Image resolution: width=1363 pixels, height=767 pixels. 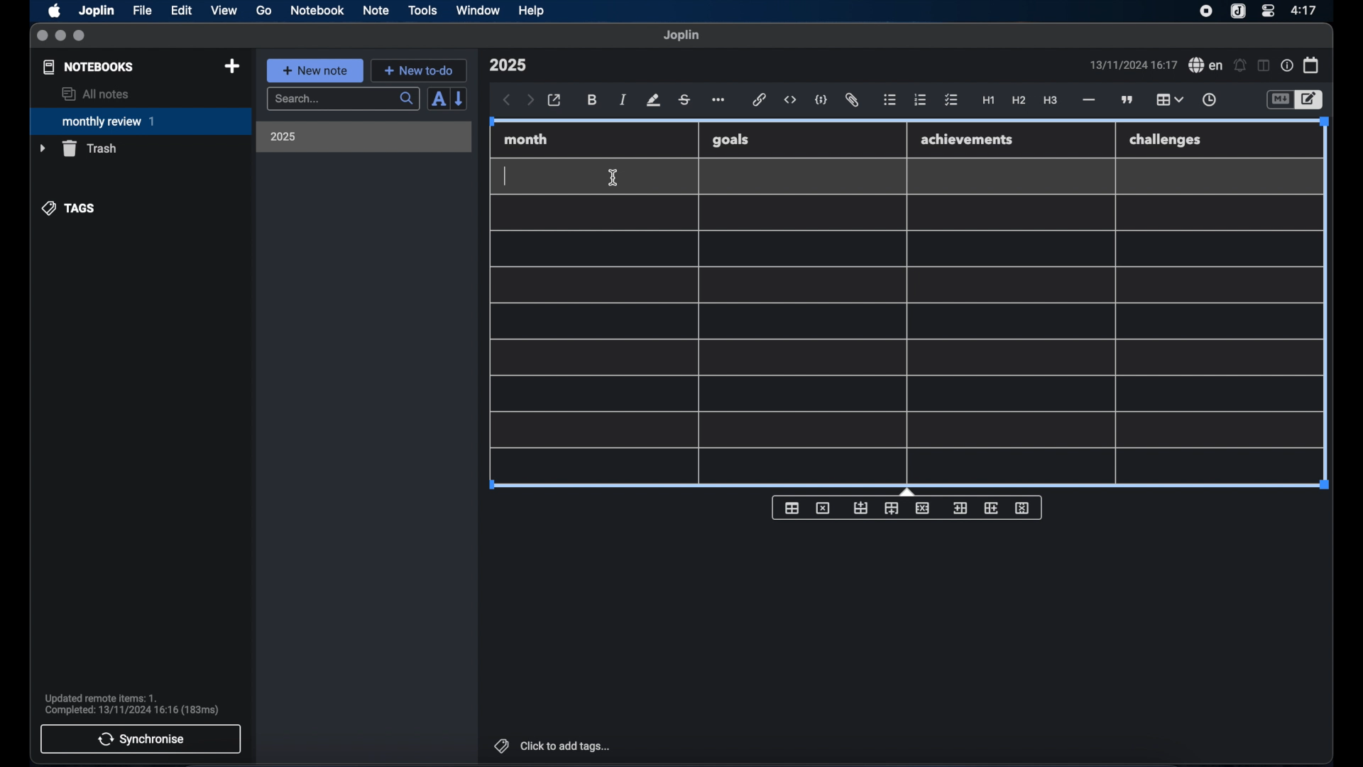 What do you see at coordinates (989, 101) in the screenshot?
I see `heading 1` at bounding box center [989, 101].